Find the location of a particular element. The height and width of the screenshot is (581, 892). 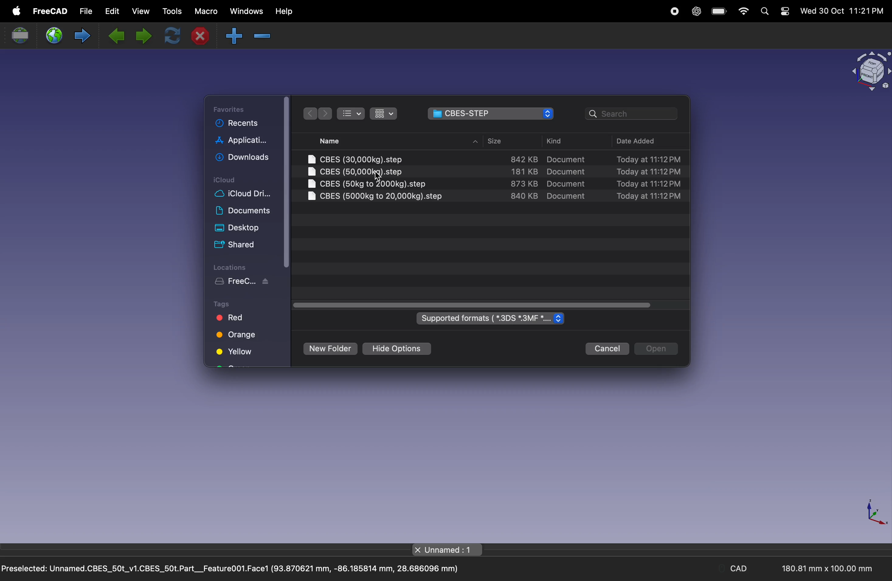

forward is located at coordinates (81, 36).